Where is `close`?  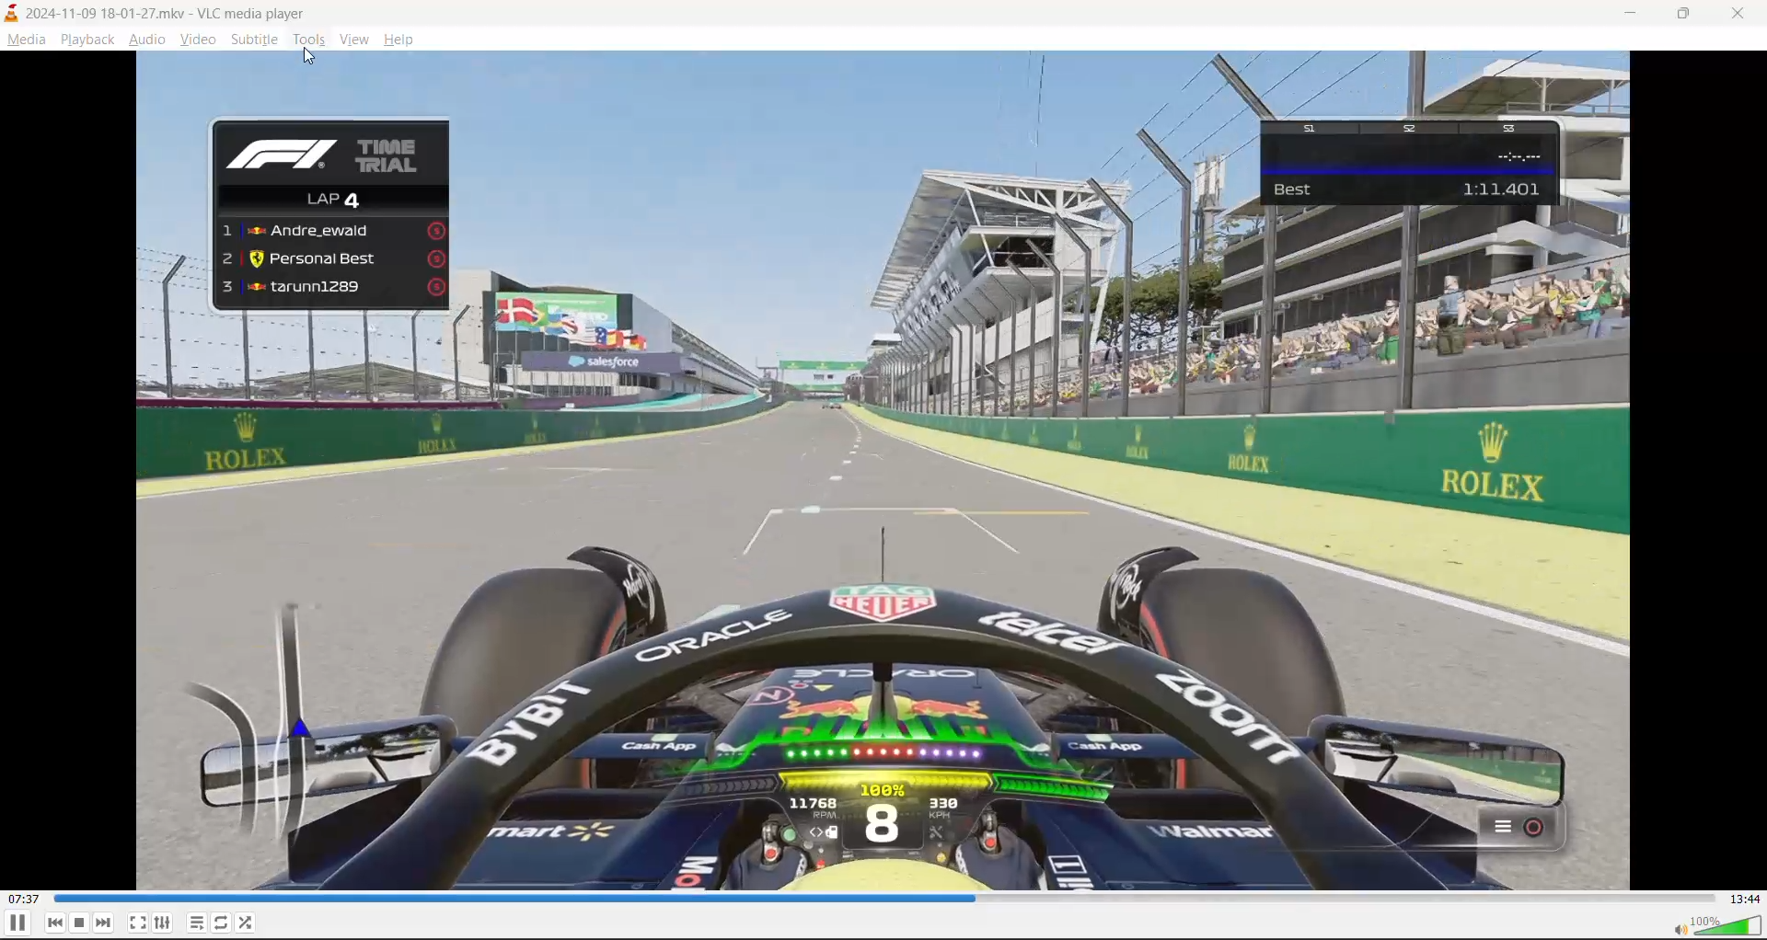
close is located at coordinates (1743, 11).